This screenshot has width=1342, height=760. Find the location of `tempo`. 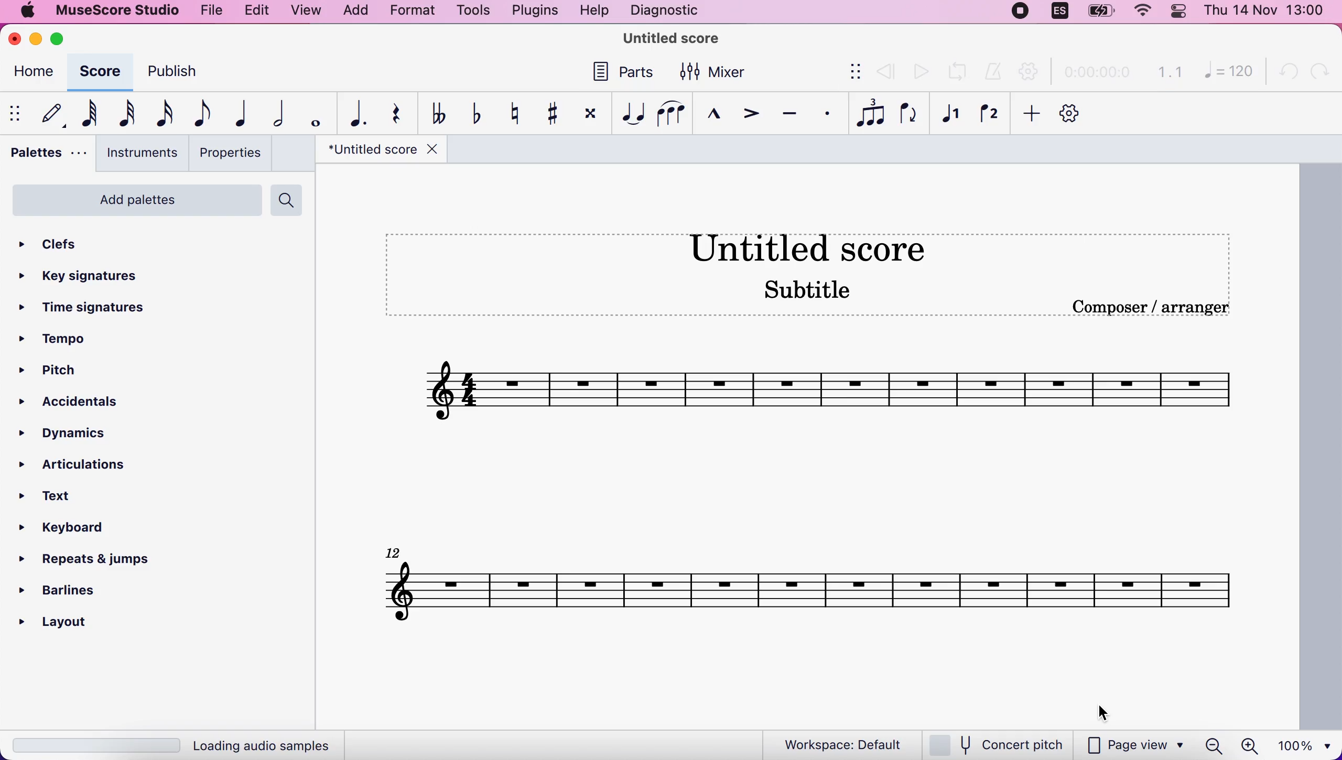

tempo is located at coordinates (62, 341).